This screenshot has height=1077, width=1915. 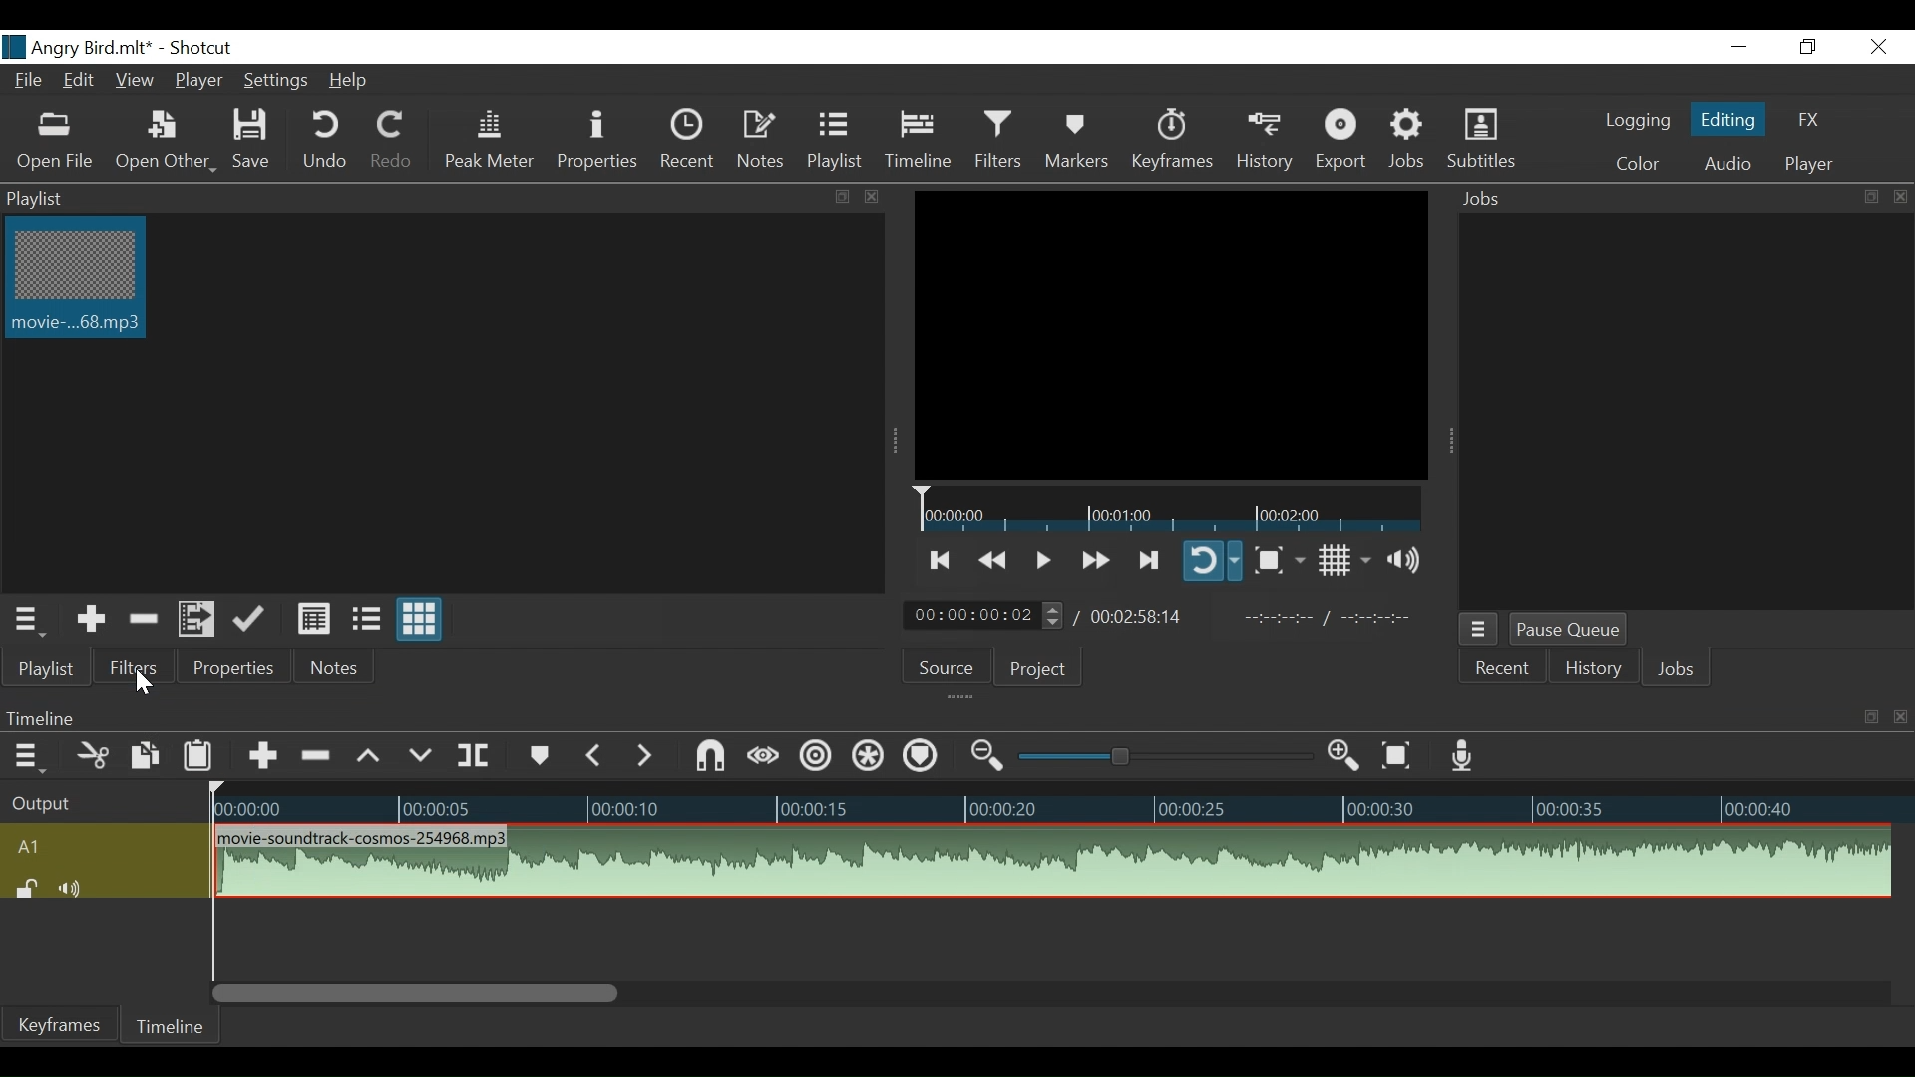 I want to click on Filters, so click(x=130, y=667).